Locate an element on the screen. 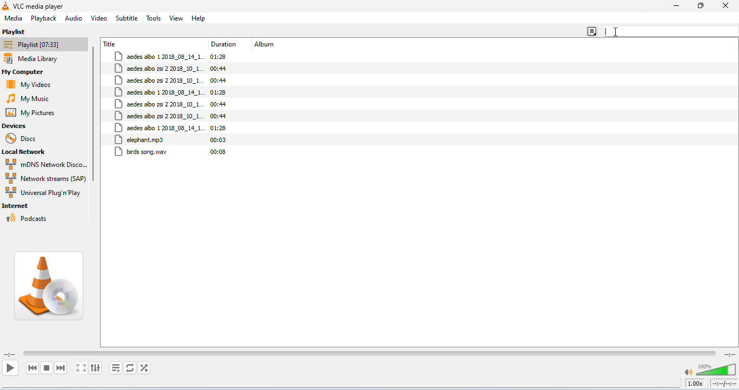 The width and height of the screenshot is (739, 390). my videos is located at coordinates (32, 84).